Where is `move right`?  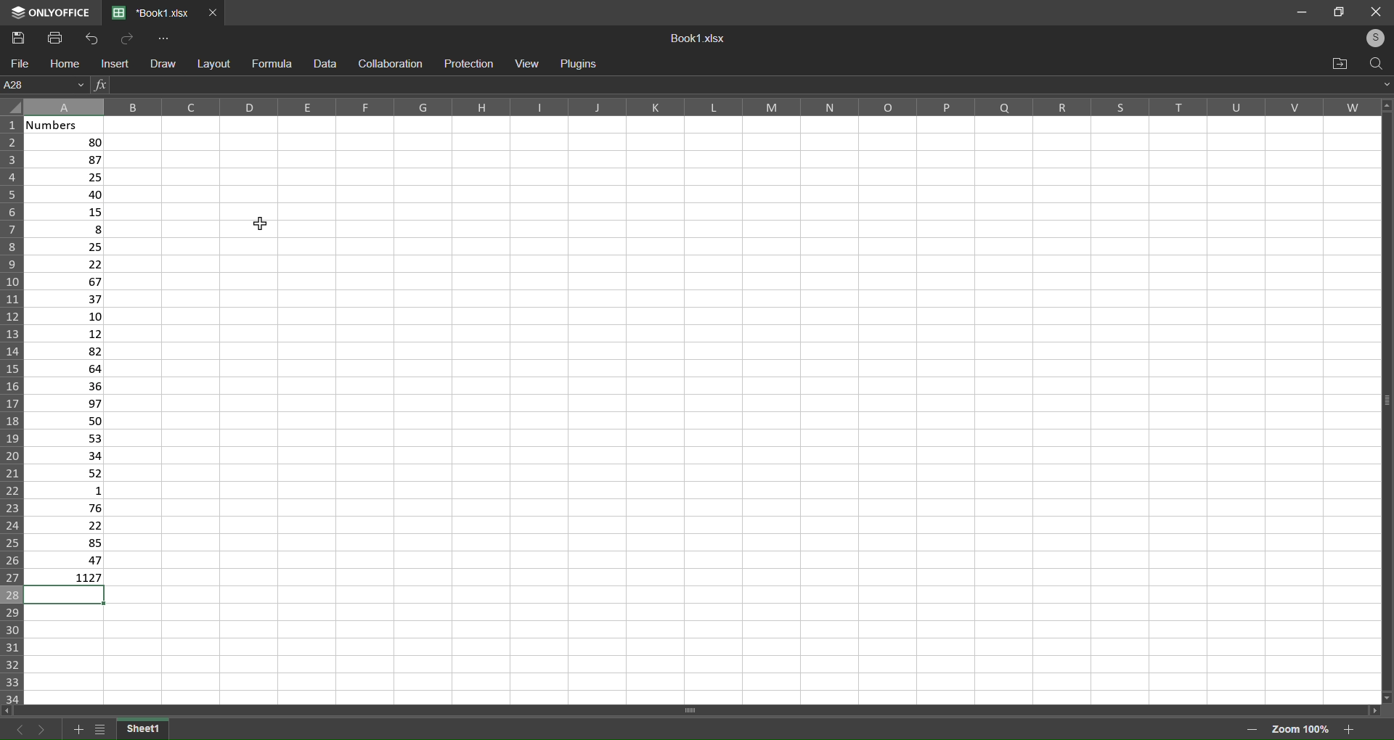
move right is located at coordinates (1381, 713).